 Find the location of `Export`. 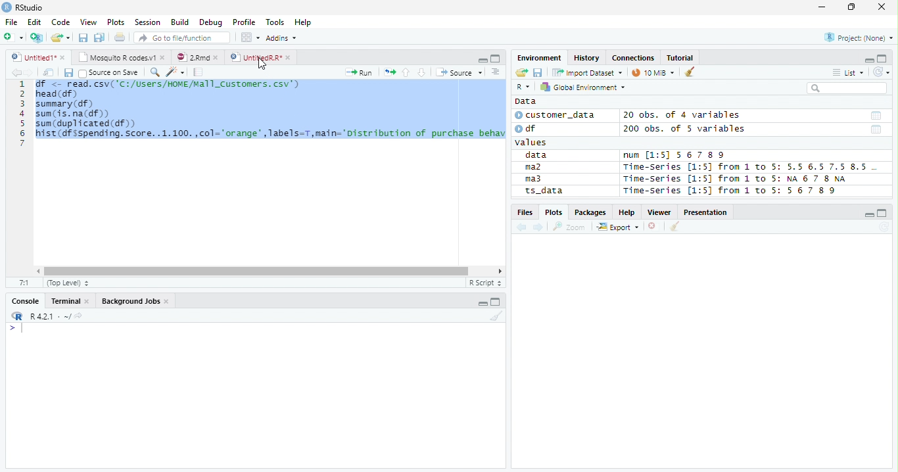

Export is located at coordinates (618, 227).